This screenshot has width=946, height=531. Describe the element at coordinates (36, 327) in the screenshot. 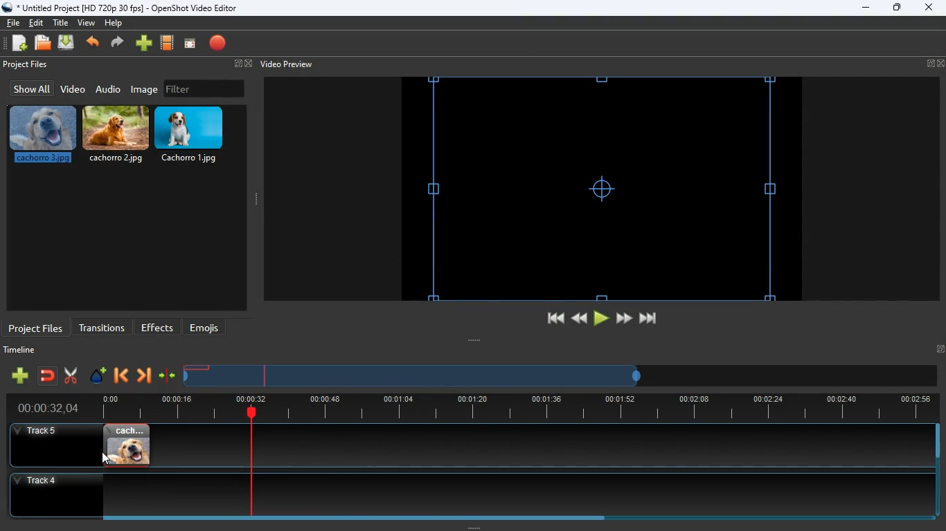

I see `project files` at that location.